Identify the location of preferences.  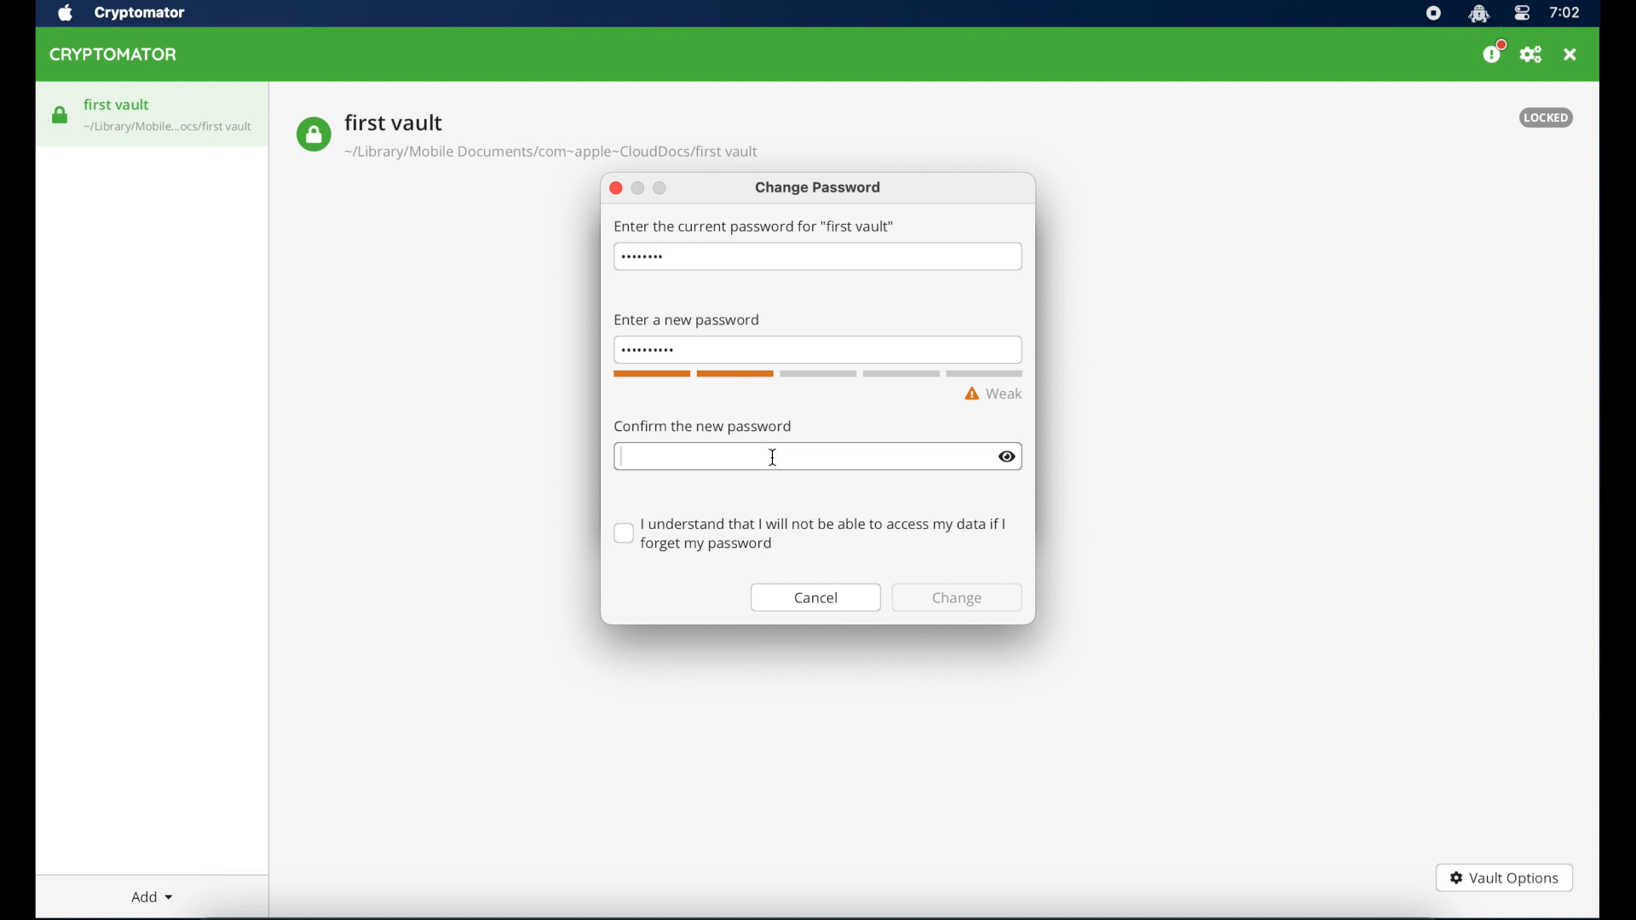
(1531, 55).